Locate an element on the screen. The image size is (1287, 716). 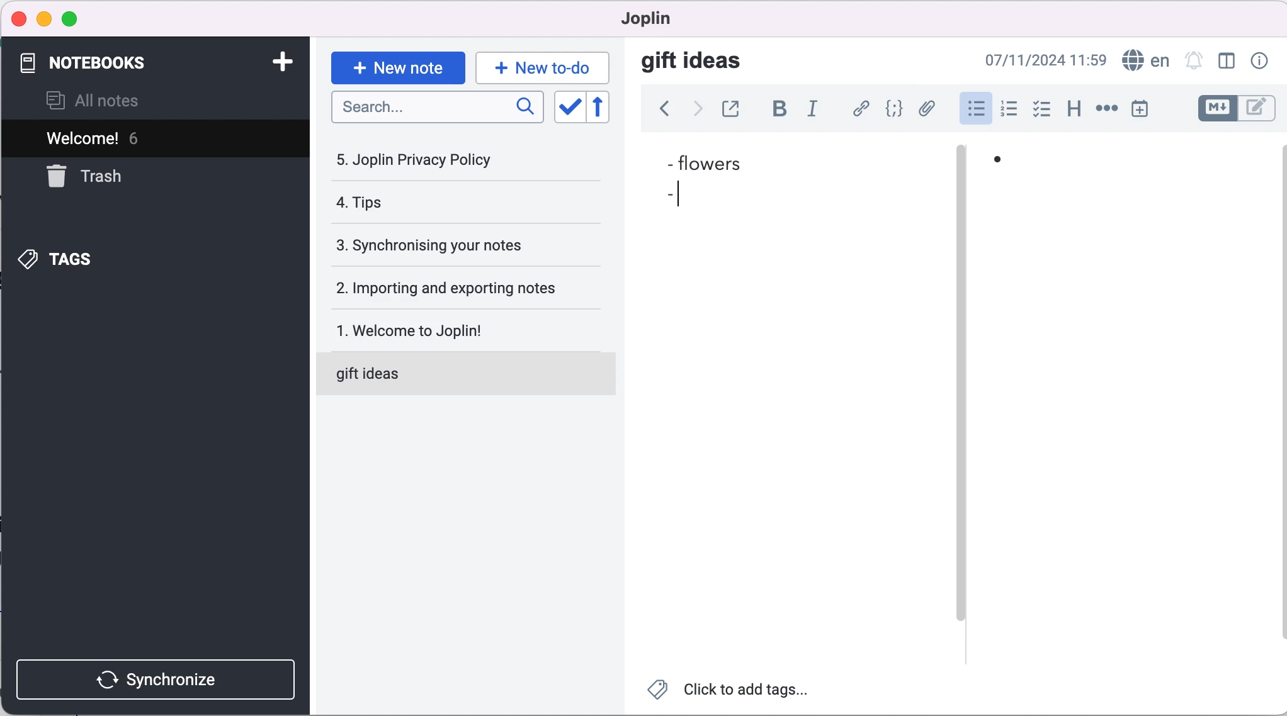
reverse sort order is located at coordinates (602, 108).